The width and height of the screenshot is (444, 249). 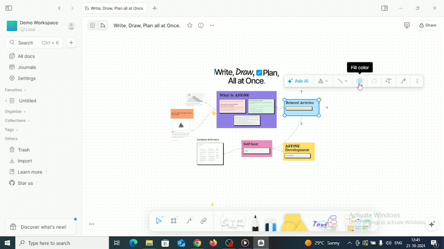 What do you see at coordinates (303, 108) in the screenshot?
I see `Selected sticky note` at bounding box center [303, 108].